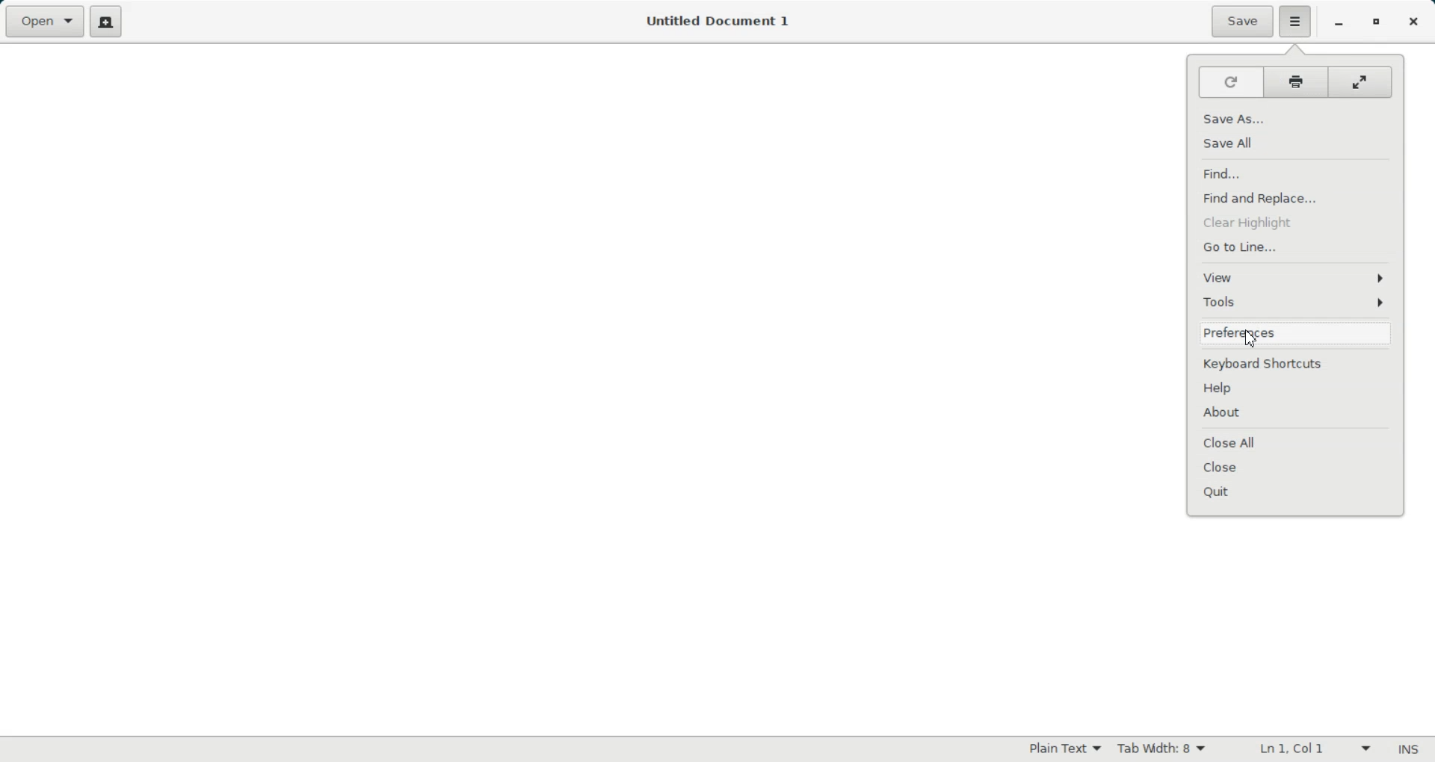 The width and height of the screenshot is (1435, 762). I want to click on Open a file, so click(45, 22).